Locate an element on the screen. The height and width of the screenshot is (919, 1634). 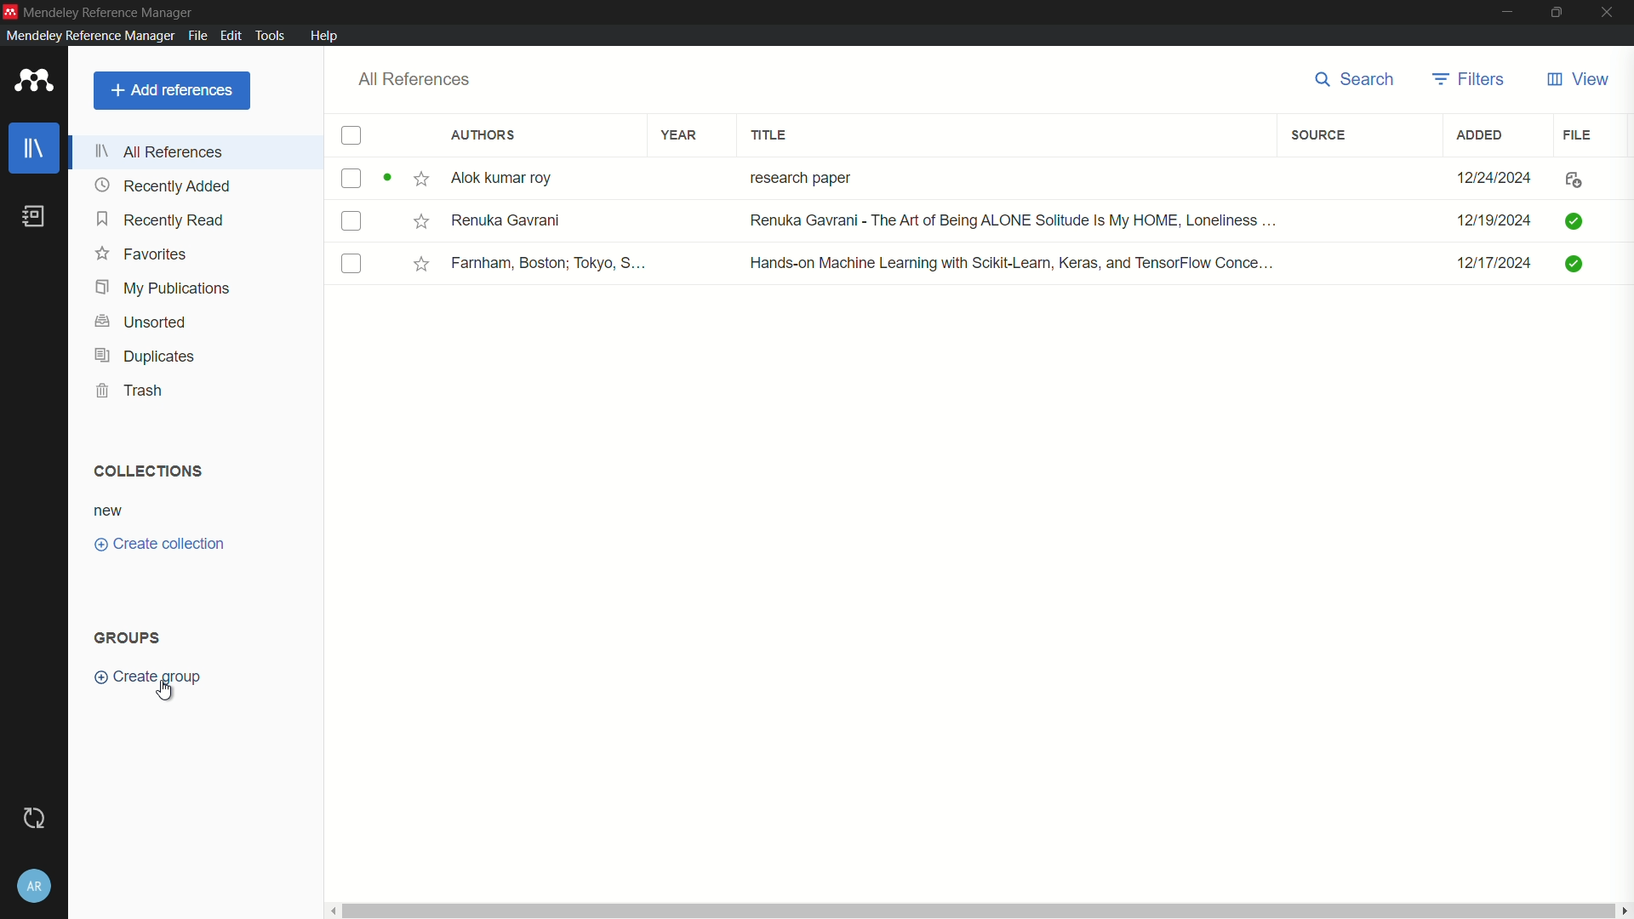
maximize is located at coordinates (1557, 12).